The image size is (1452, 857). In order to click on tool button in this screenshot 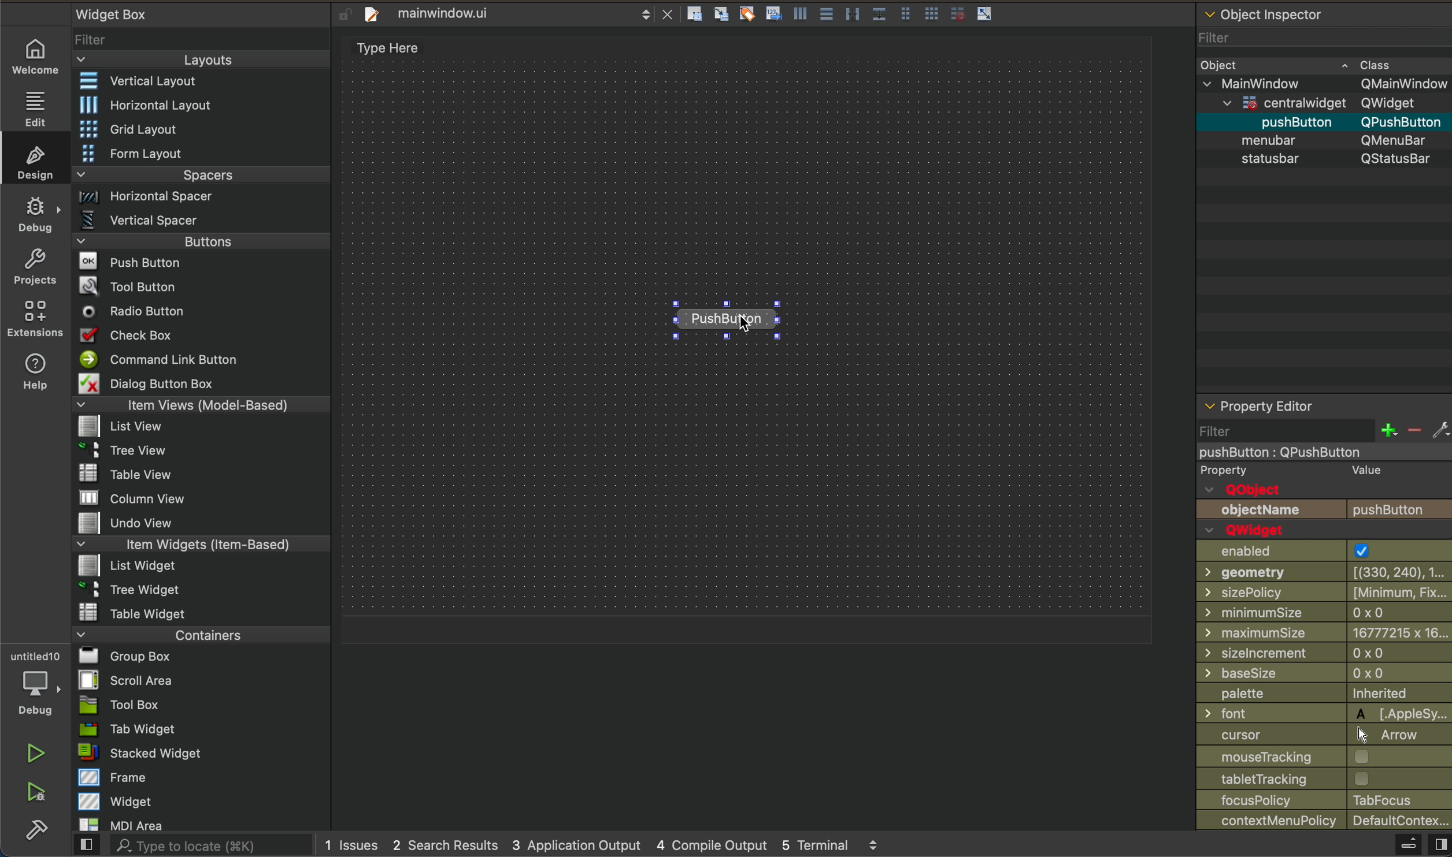, I will do `click(202, 288)`.